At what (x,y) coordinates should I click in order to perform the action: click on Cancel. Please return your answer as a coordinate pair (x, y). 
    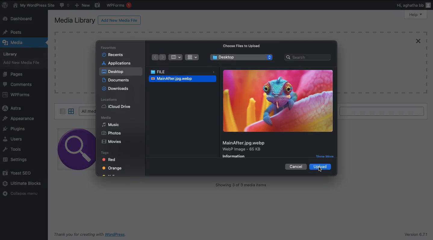
    Looking at the image, I should click on (297, 166).